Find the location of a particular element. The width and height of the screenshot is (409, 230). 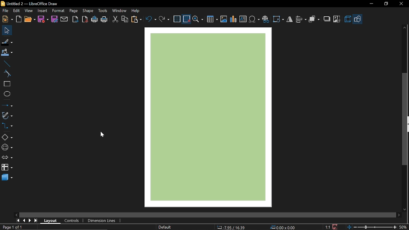

Vertical scrollbar is located at coordinates (406, 119).